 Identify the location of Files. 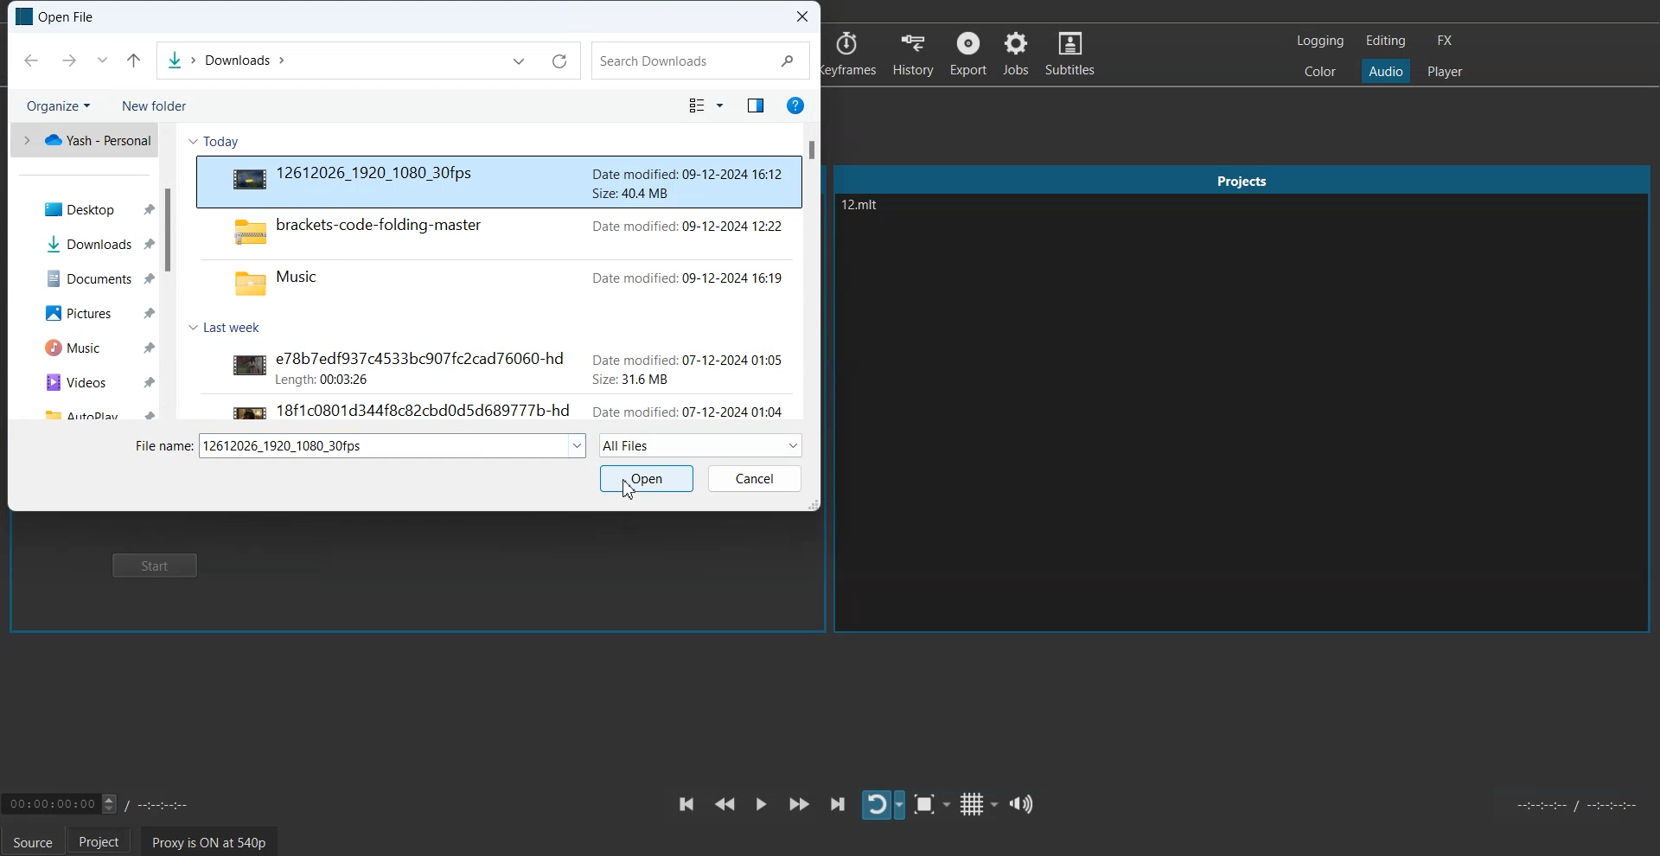
(493, 383).